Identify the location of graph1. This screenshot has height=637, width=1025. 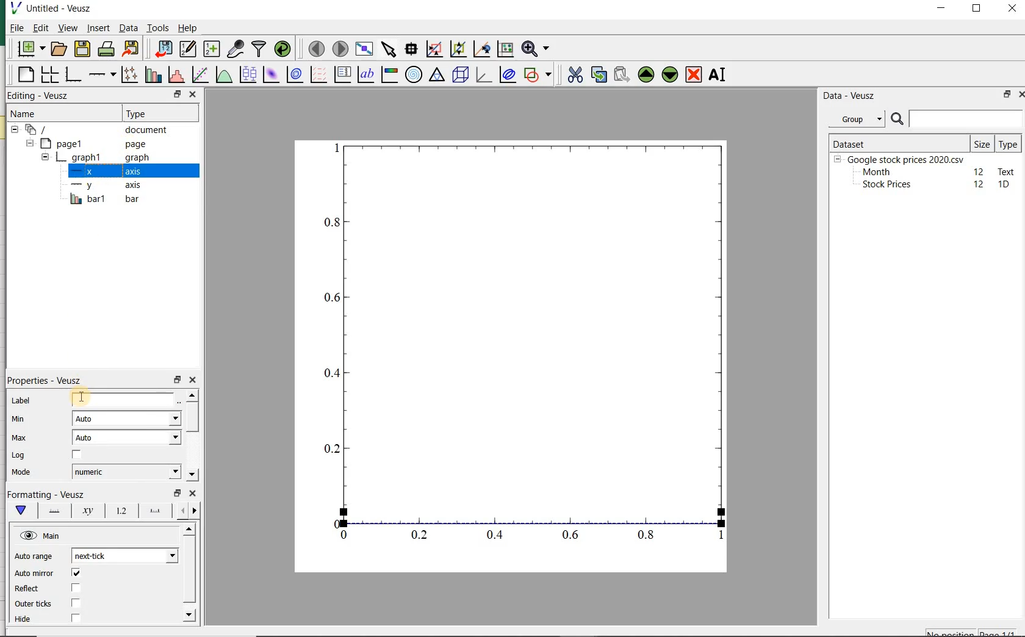
(93, 159).